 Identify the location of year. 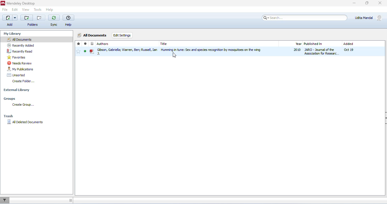
(298, 44).